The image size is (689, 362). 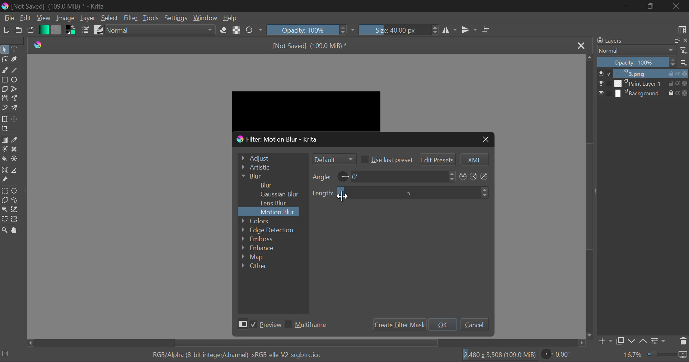 I want to click on Edit Shapes, so click(x=4, y=60).